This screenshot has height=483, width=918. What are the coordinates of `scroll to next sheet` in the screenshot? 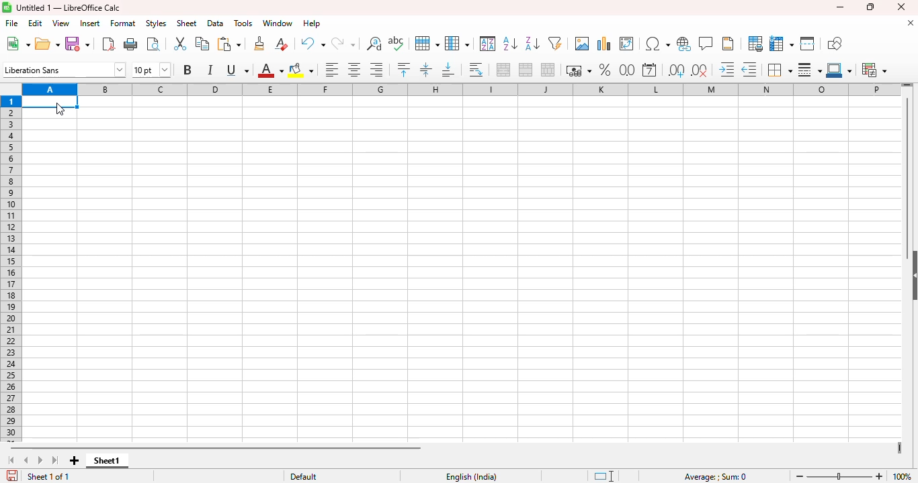 It's located at (40, 460).